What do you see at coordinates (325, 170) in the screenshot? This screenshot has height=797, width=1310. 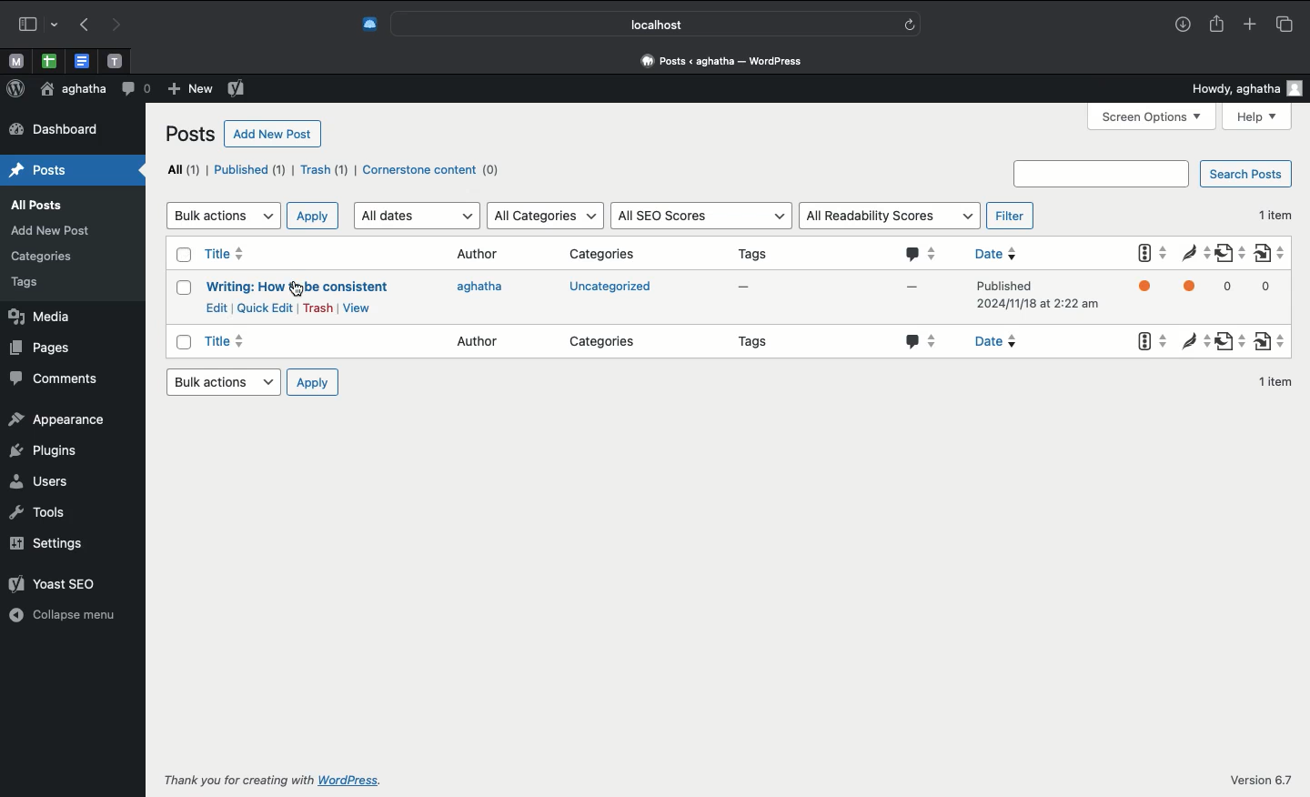 I see `Trash` at bounding box center [325, 170].